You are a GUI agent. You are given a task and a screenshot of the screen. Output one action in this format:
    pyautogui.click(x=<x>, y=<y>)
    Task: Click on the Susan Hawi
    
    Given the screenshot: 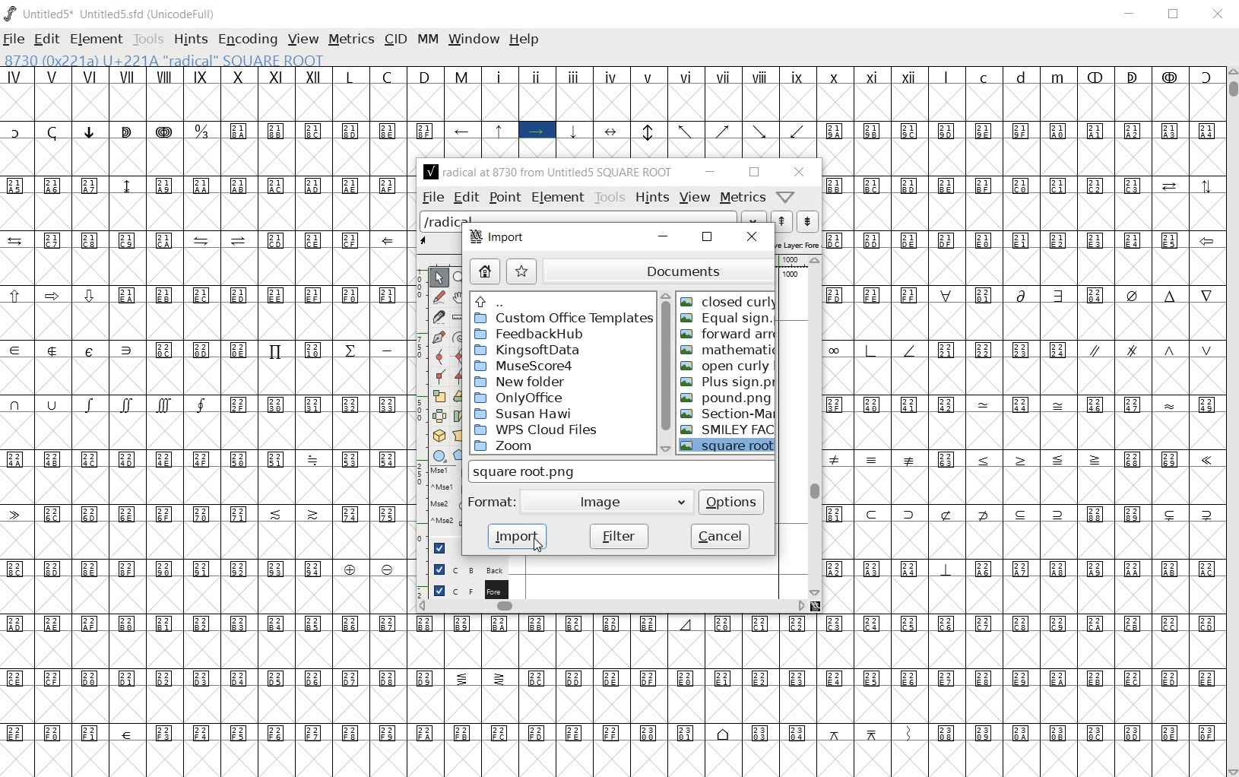 What is the action you would take?
    pyautogui.click(x=521, y=414)
    